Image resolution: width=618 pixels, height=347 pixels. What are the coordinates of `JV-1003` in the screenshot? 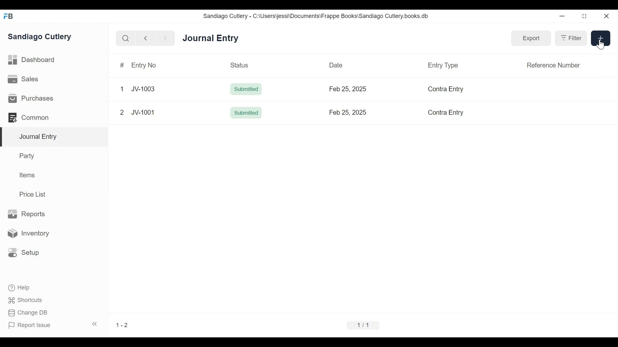 It's located at (144, 86).